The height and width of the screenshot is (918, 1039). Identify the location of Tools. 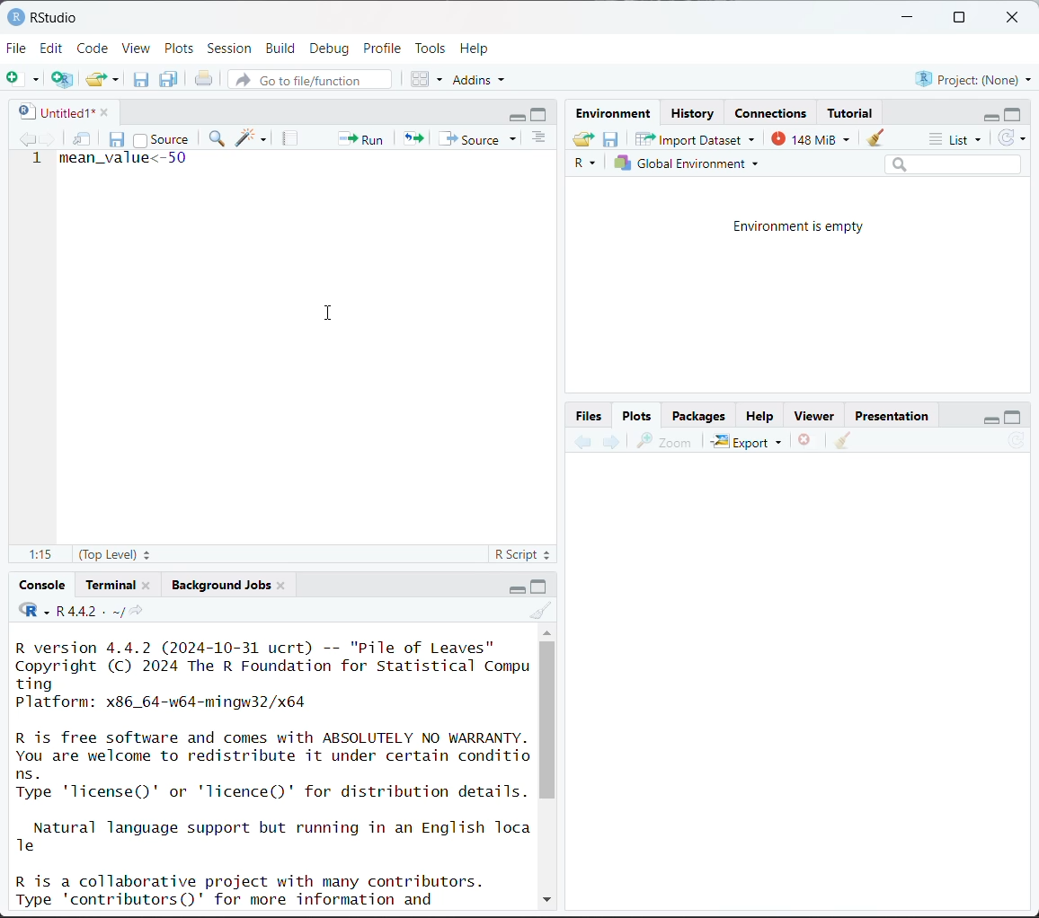
(431, 47).